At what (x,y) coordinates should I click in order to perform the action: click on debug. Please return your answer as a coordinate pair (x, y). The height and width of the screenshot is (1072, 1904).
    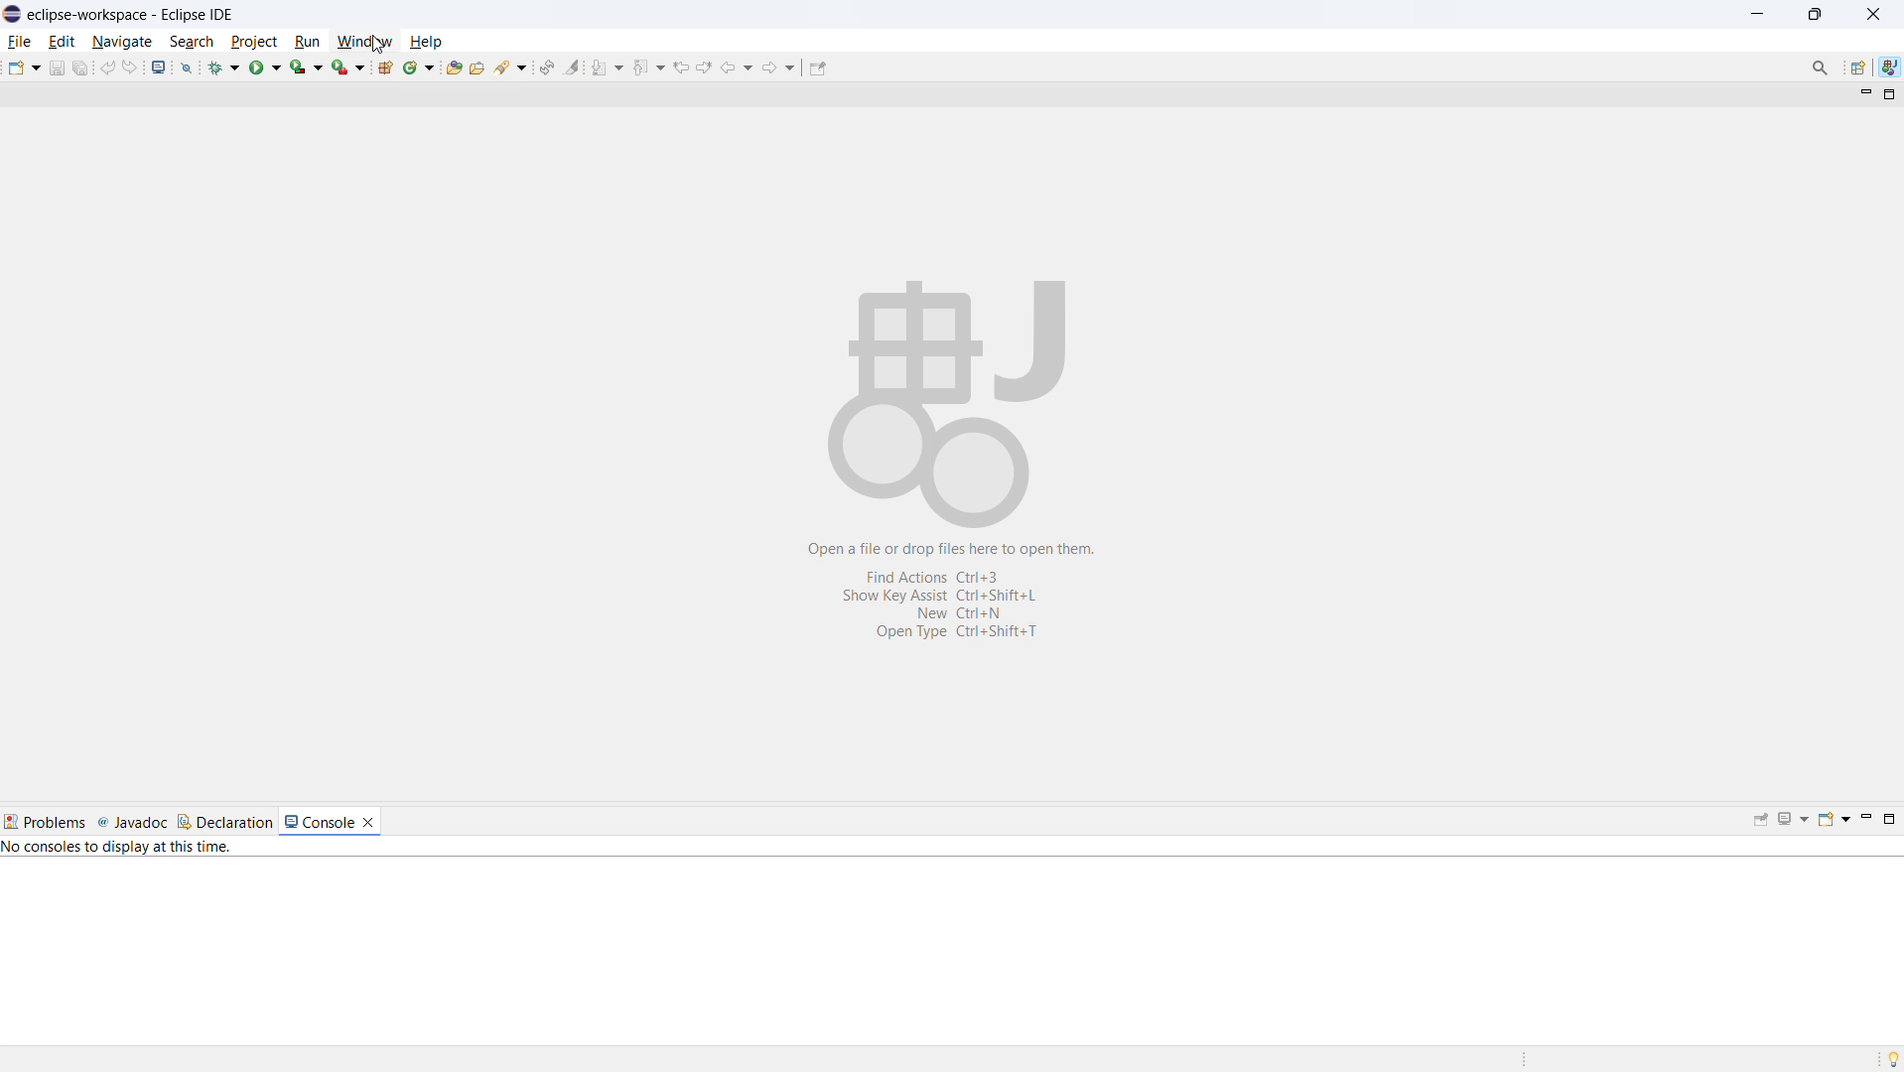
    Looking at the image, I should click on (224, 67).